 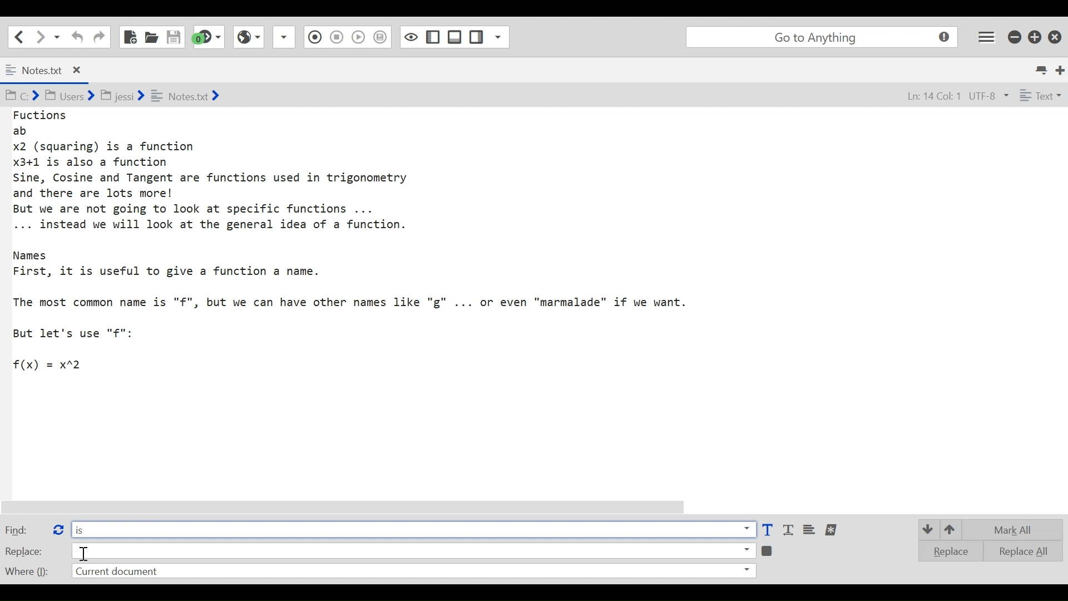 I want to click on Recent locations, so click(x=57, y=36).